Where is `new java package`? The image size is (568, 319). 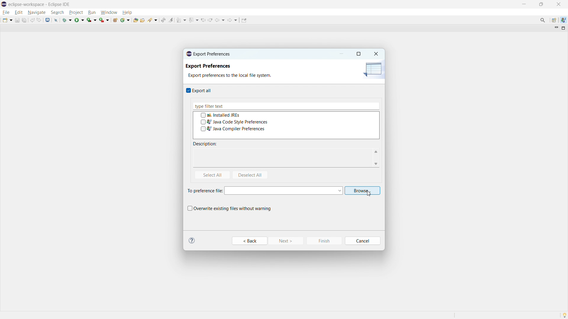 new java package is located at coordinates (115, 20).